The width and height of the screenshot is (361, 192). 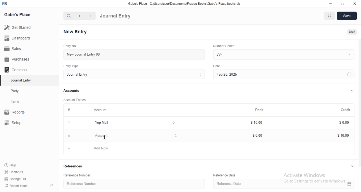 What do you see at coordinates (116, 16) in the screenshot?
I see `Journal Entry` at bounding box center [116, 16].